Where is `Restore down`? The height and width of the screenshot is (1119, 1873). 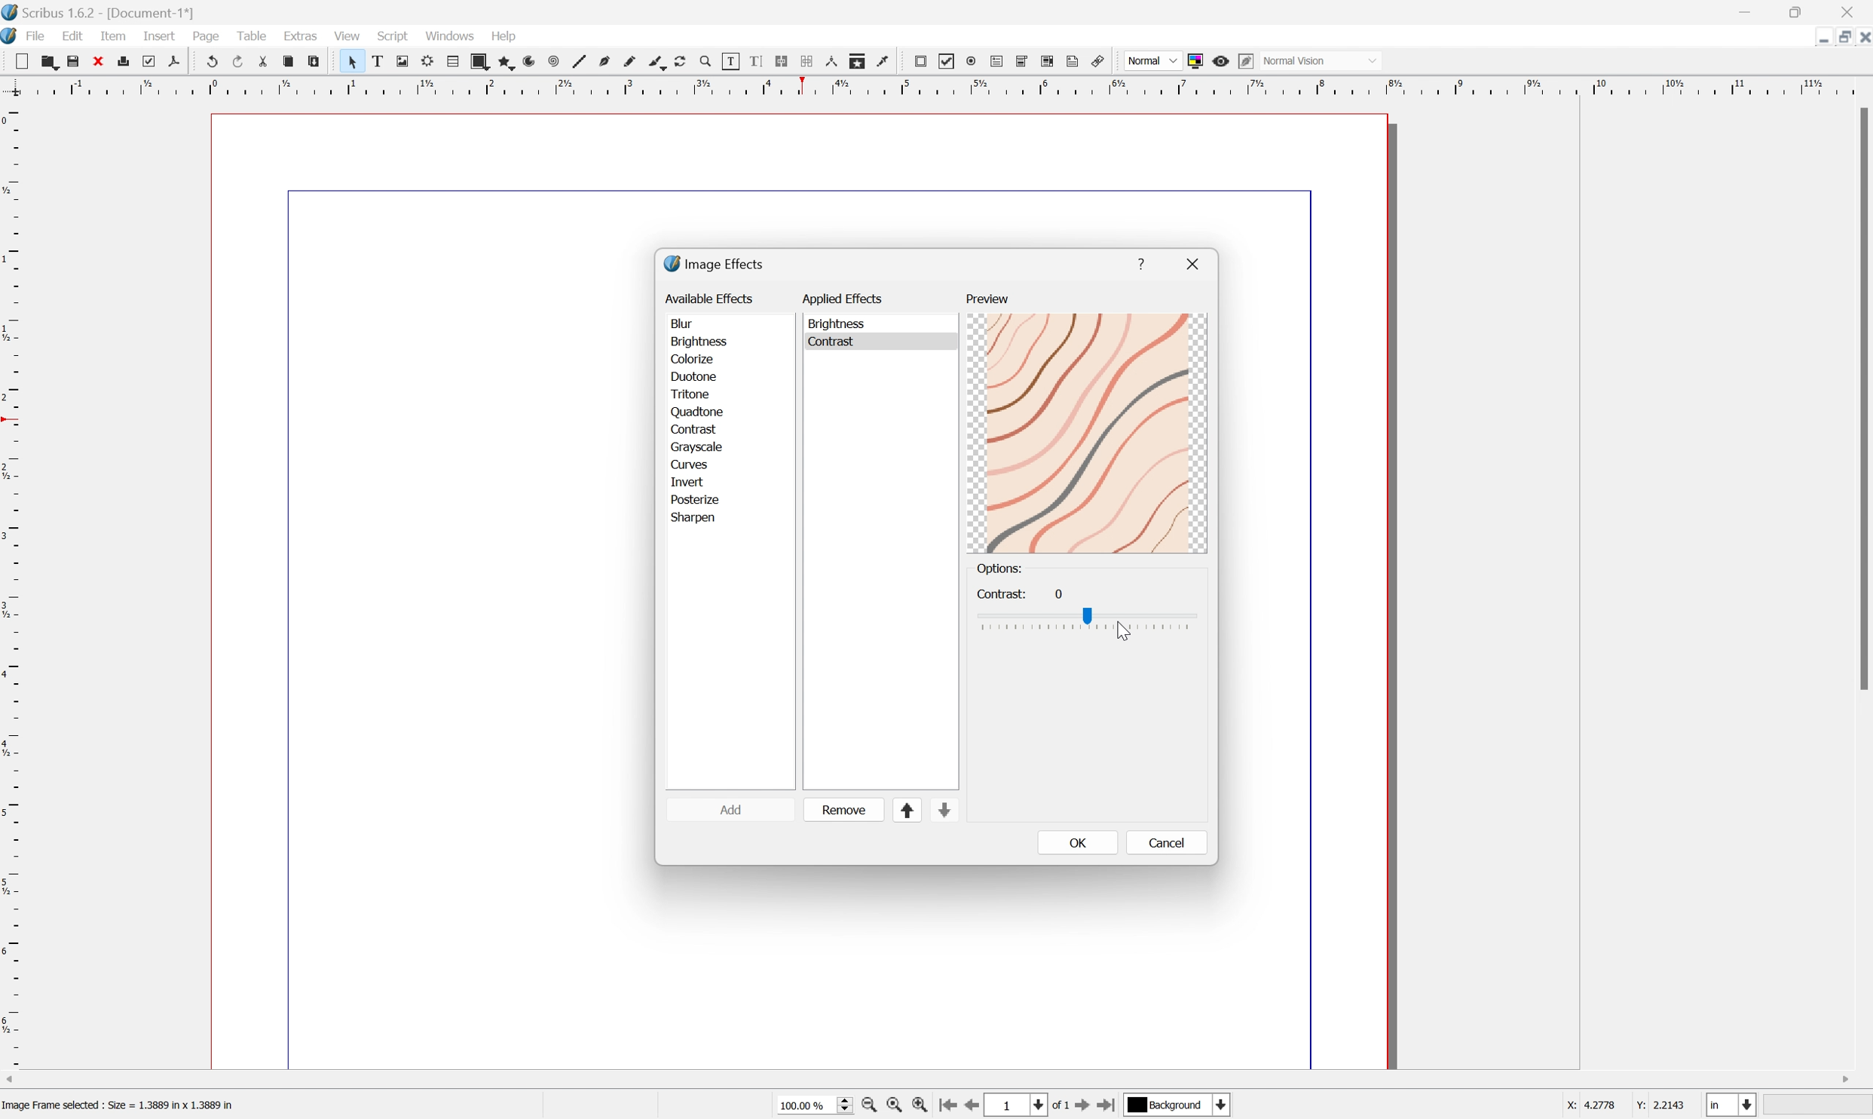
Restore down is located at coordinates (1801, 11).